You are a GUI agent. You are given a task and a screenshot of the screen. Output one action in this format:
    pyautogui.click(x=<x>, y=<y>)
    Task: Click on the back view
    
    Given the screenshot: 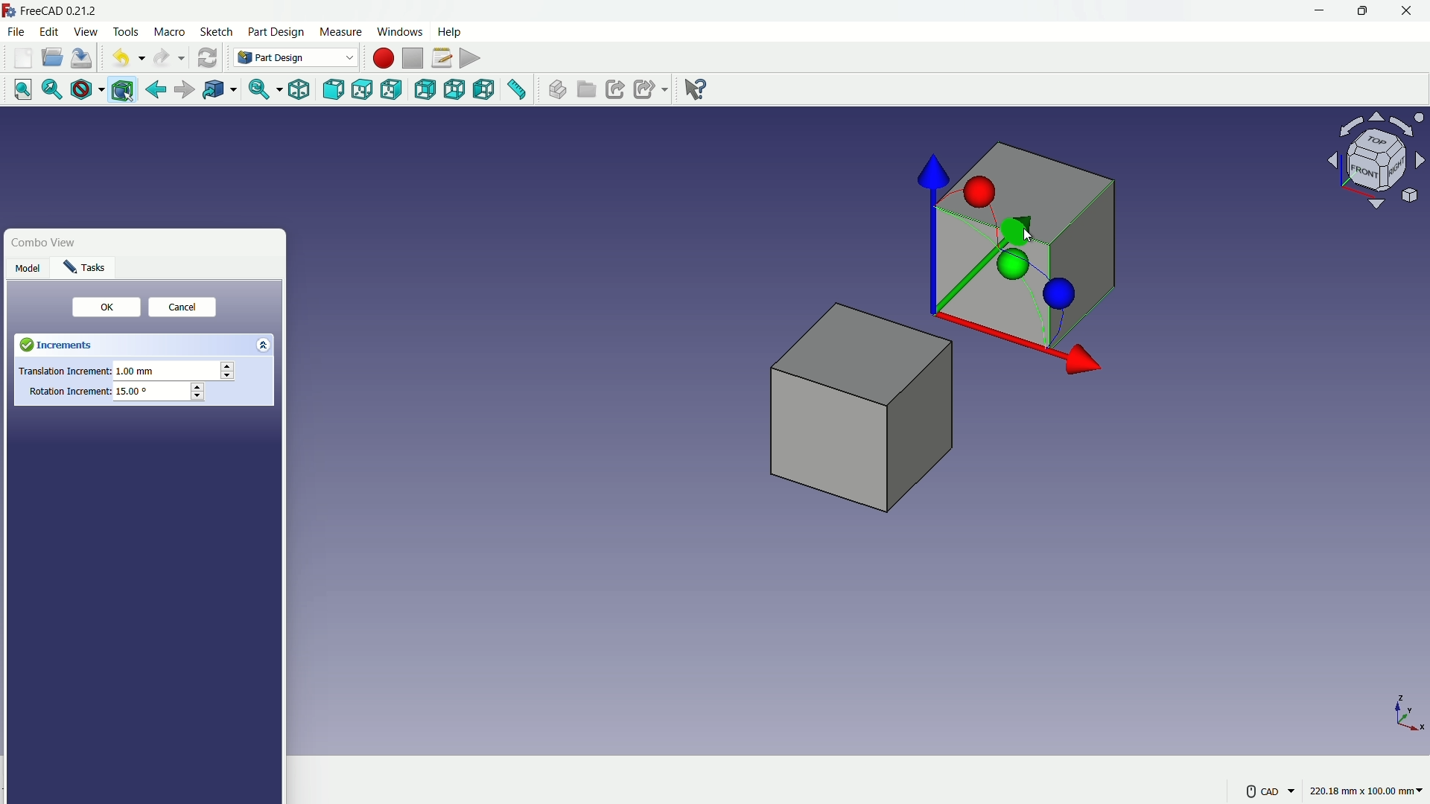 What is the action you would take?
    pyautogui.click(x=427, y=91)
    